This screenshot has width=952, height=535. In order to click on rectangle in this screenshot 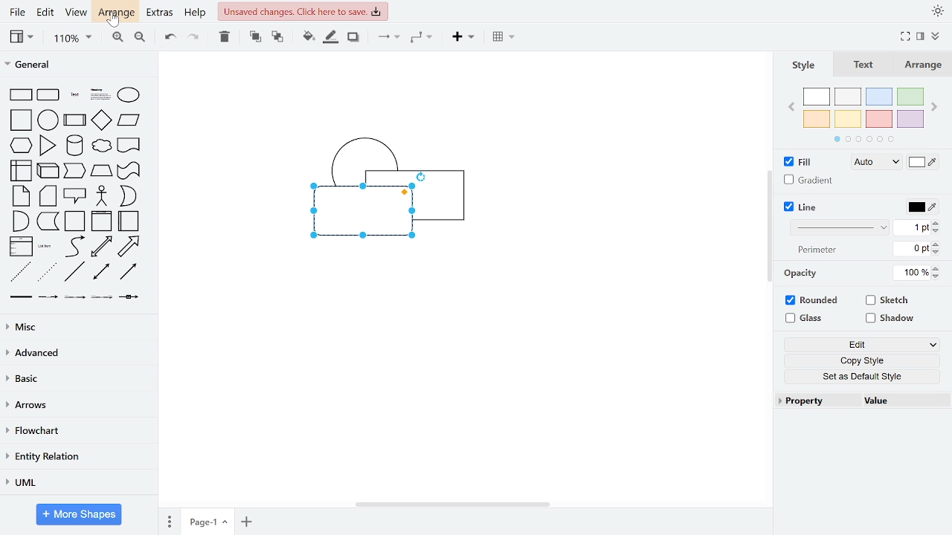, I will do `click(20, 95)`.